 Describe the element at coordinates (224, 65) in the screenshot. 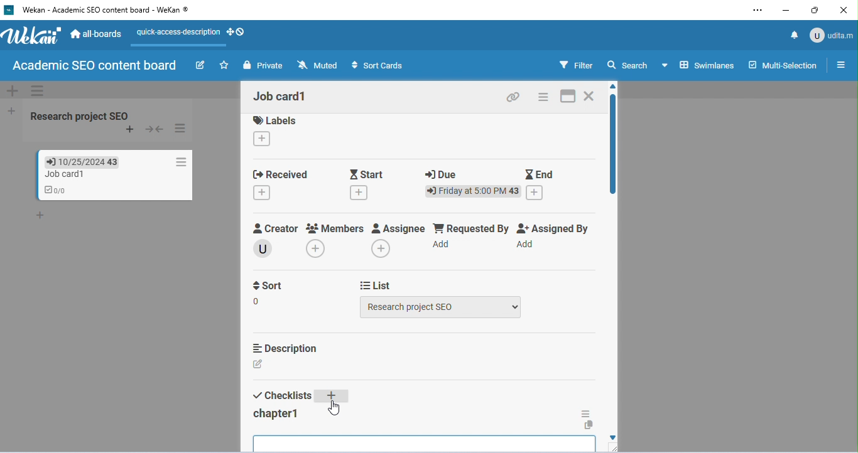

I see `click to star this board` at that location.